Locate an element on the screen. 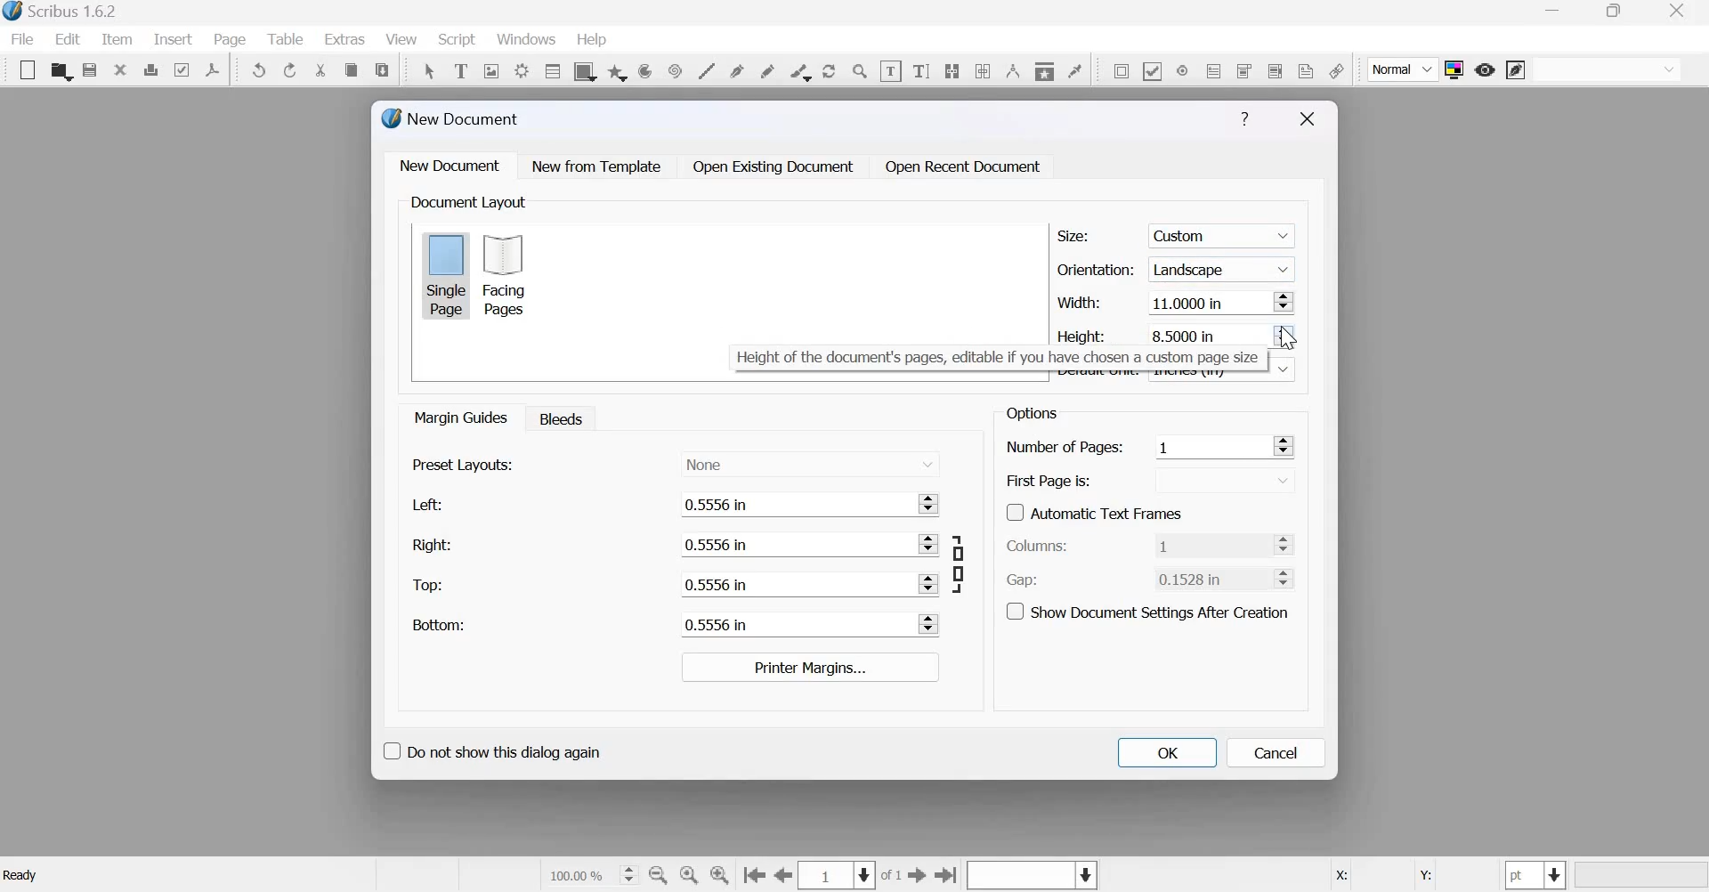 The image size is (1709, 892). page is located at coordinates (231, 39).